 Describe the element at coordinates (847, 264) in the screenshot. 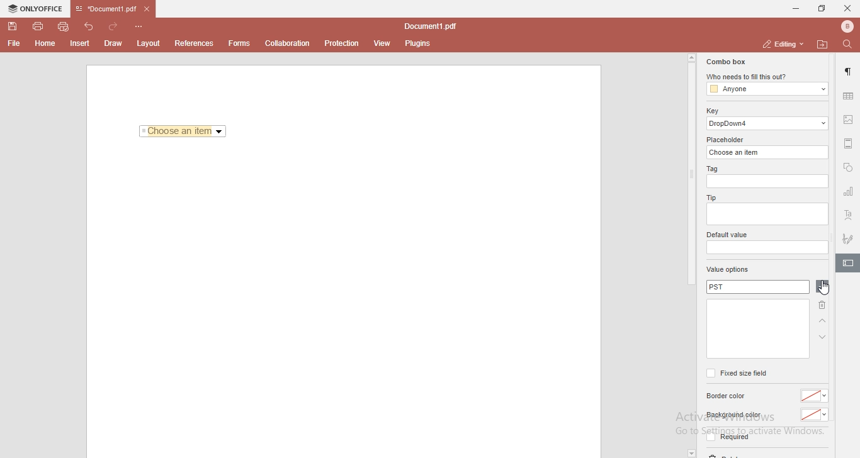

I see `highlighted` at that location.